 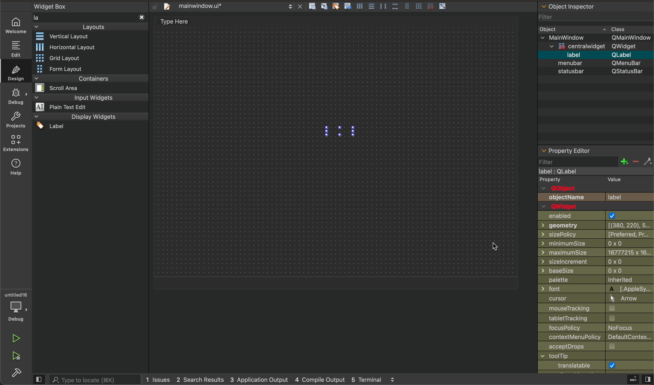 What do you see at coordinates (571, 189) in the screenshot?
I see `q object` at bounding box center [571, 189].